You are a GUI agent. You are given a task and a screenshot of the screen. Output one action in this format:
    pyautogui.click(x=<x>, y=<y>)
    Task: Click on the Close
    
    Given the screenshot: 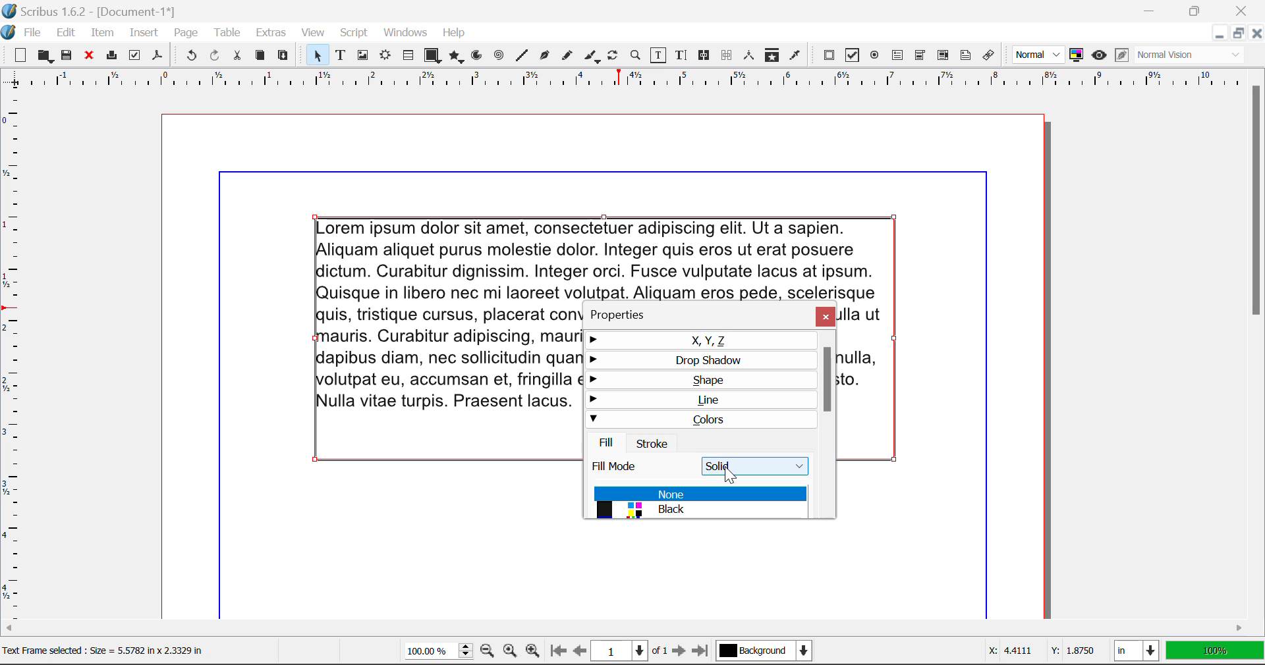 What is the action you would take?
    pyautogui.click(x=826, y=316)
    